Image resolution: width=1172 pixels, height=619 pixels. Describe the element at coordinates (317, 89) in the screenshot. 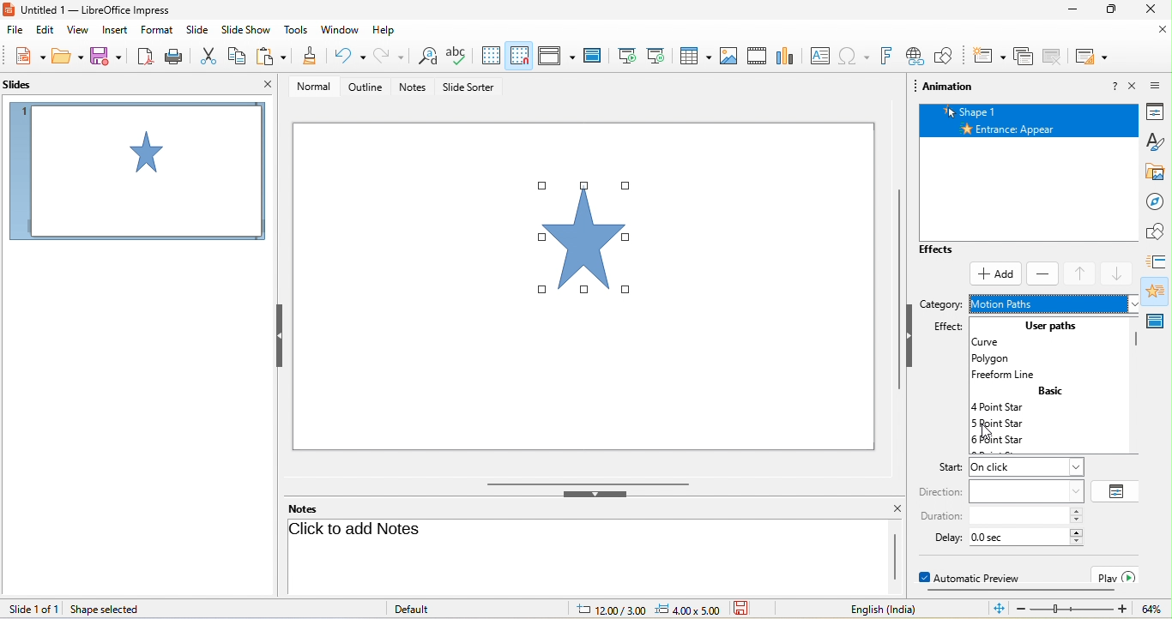

I see `normal` at that location.